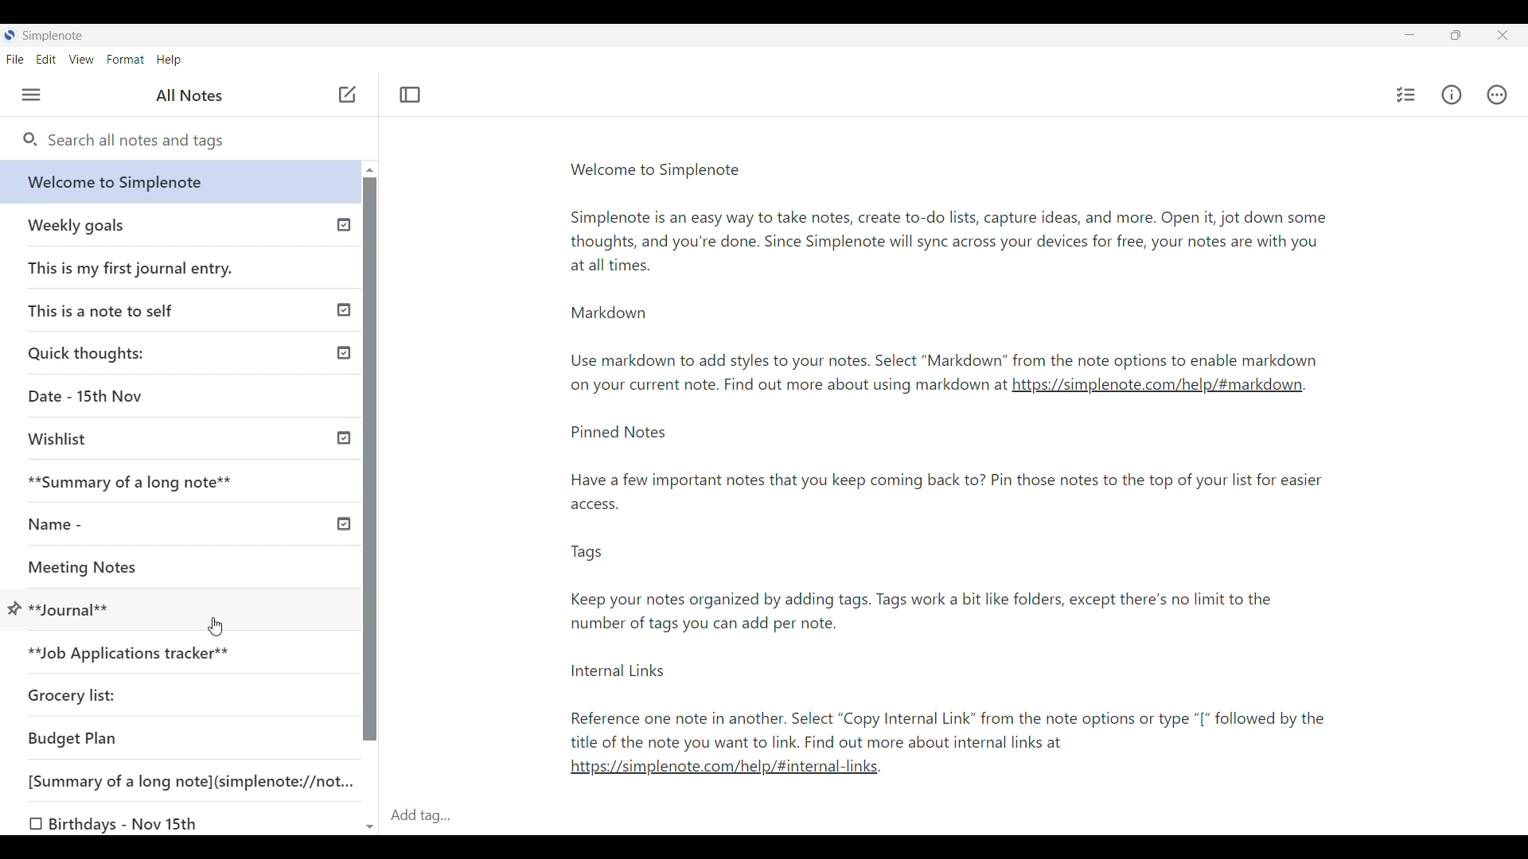 The height and width of the screenshot is (859, 1528). Describe the element at coordinates (411, 95) in the screenshot. I see `Toggle focus mode` at that location.